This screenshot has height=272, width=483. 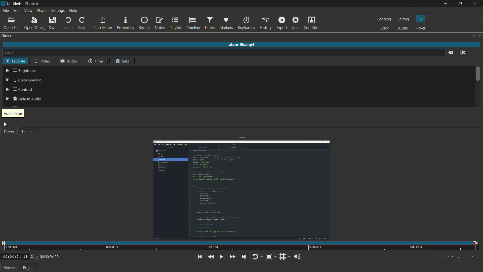 I want to click on color grading, so click(x=23, y=80).